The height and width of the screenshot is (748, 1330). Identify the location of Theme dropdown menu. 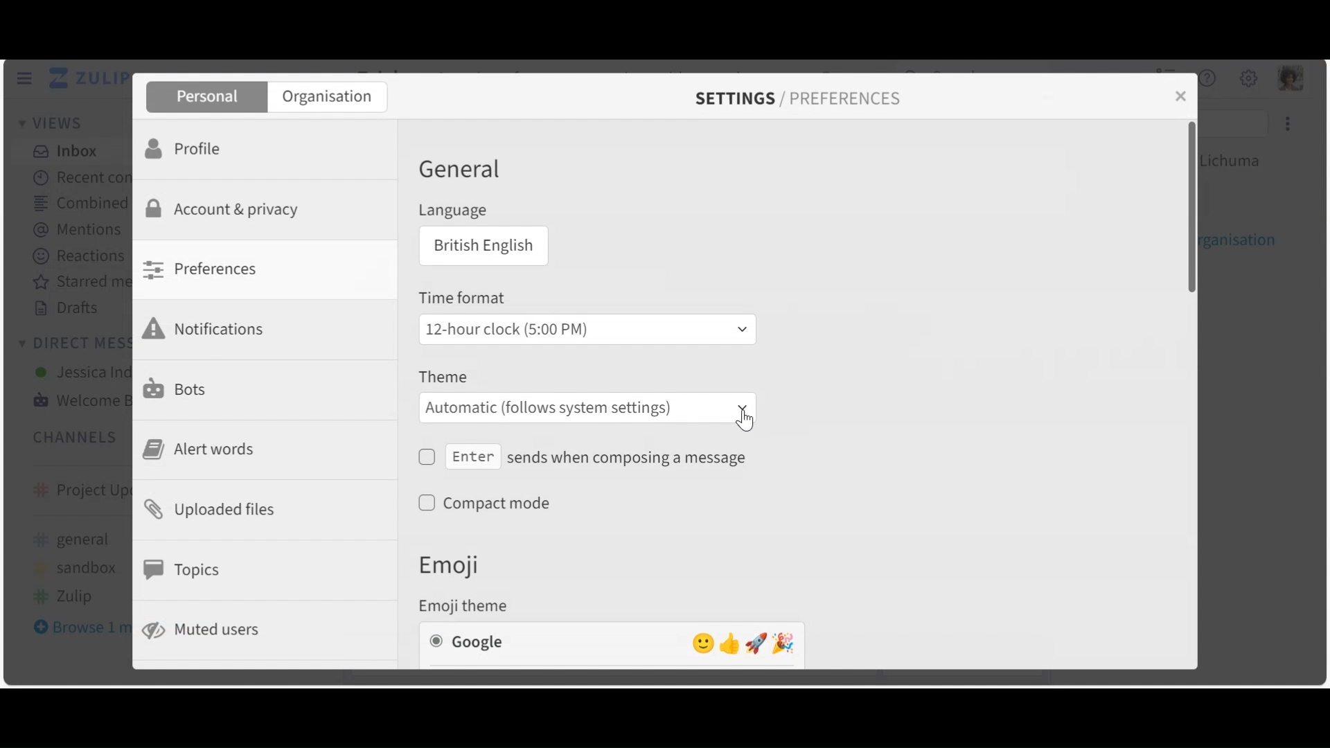
(587, 408).